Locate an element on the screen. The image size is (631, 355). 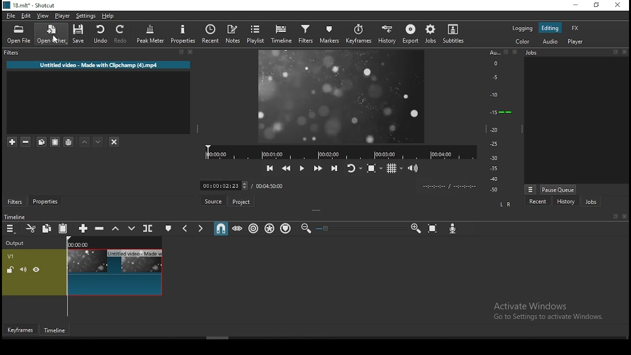
minimize is located at coordinates (575, 5).